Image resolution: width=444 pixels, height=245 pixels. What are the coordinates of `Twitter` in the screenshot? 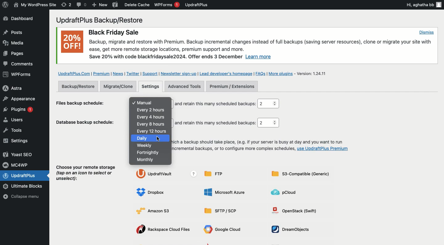 It's located at (133, 74).